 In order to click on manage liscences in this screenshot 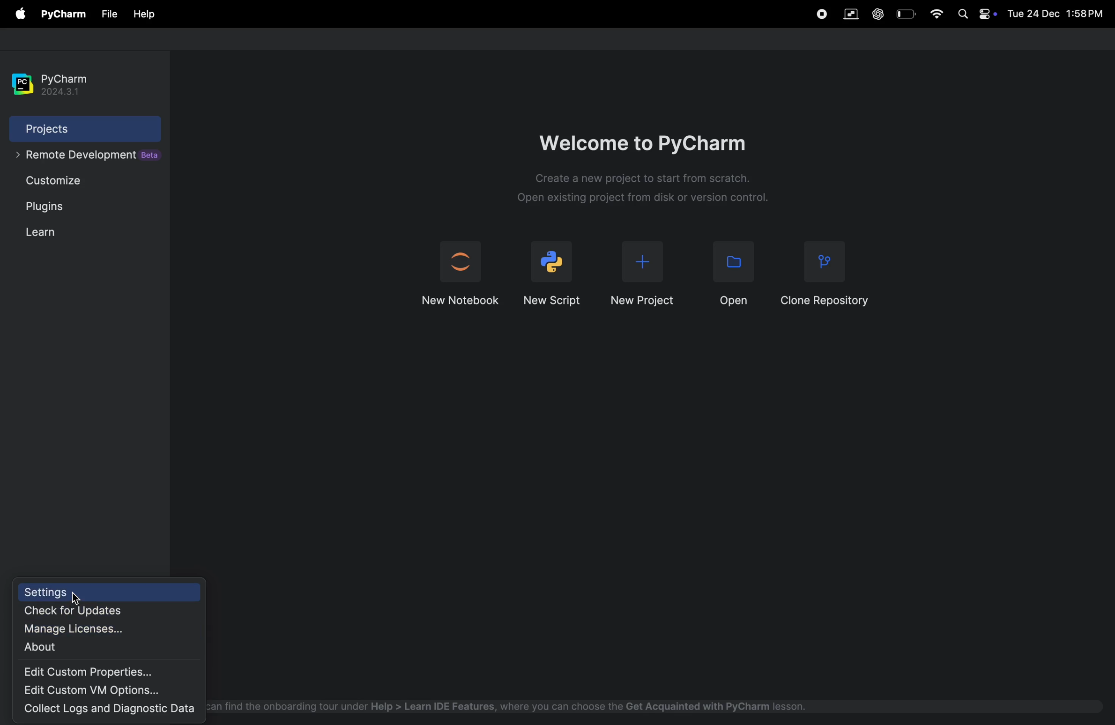, I will do `click(90, 629)`.